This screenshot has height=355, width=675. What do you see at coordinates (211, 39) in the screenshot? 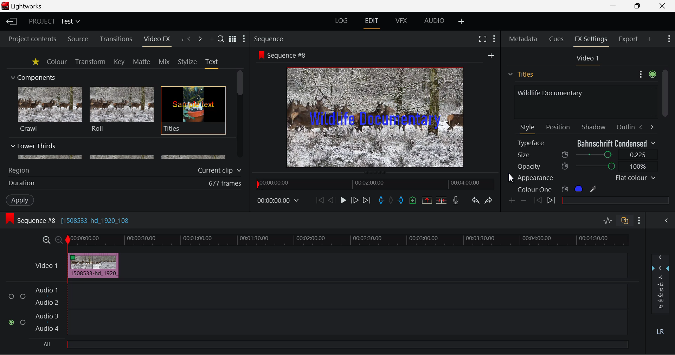
I see `Add Panel` at bounding box center [211, 39].